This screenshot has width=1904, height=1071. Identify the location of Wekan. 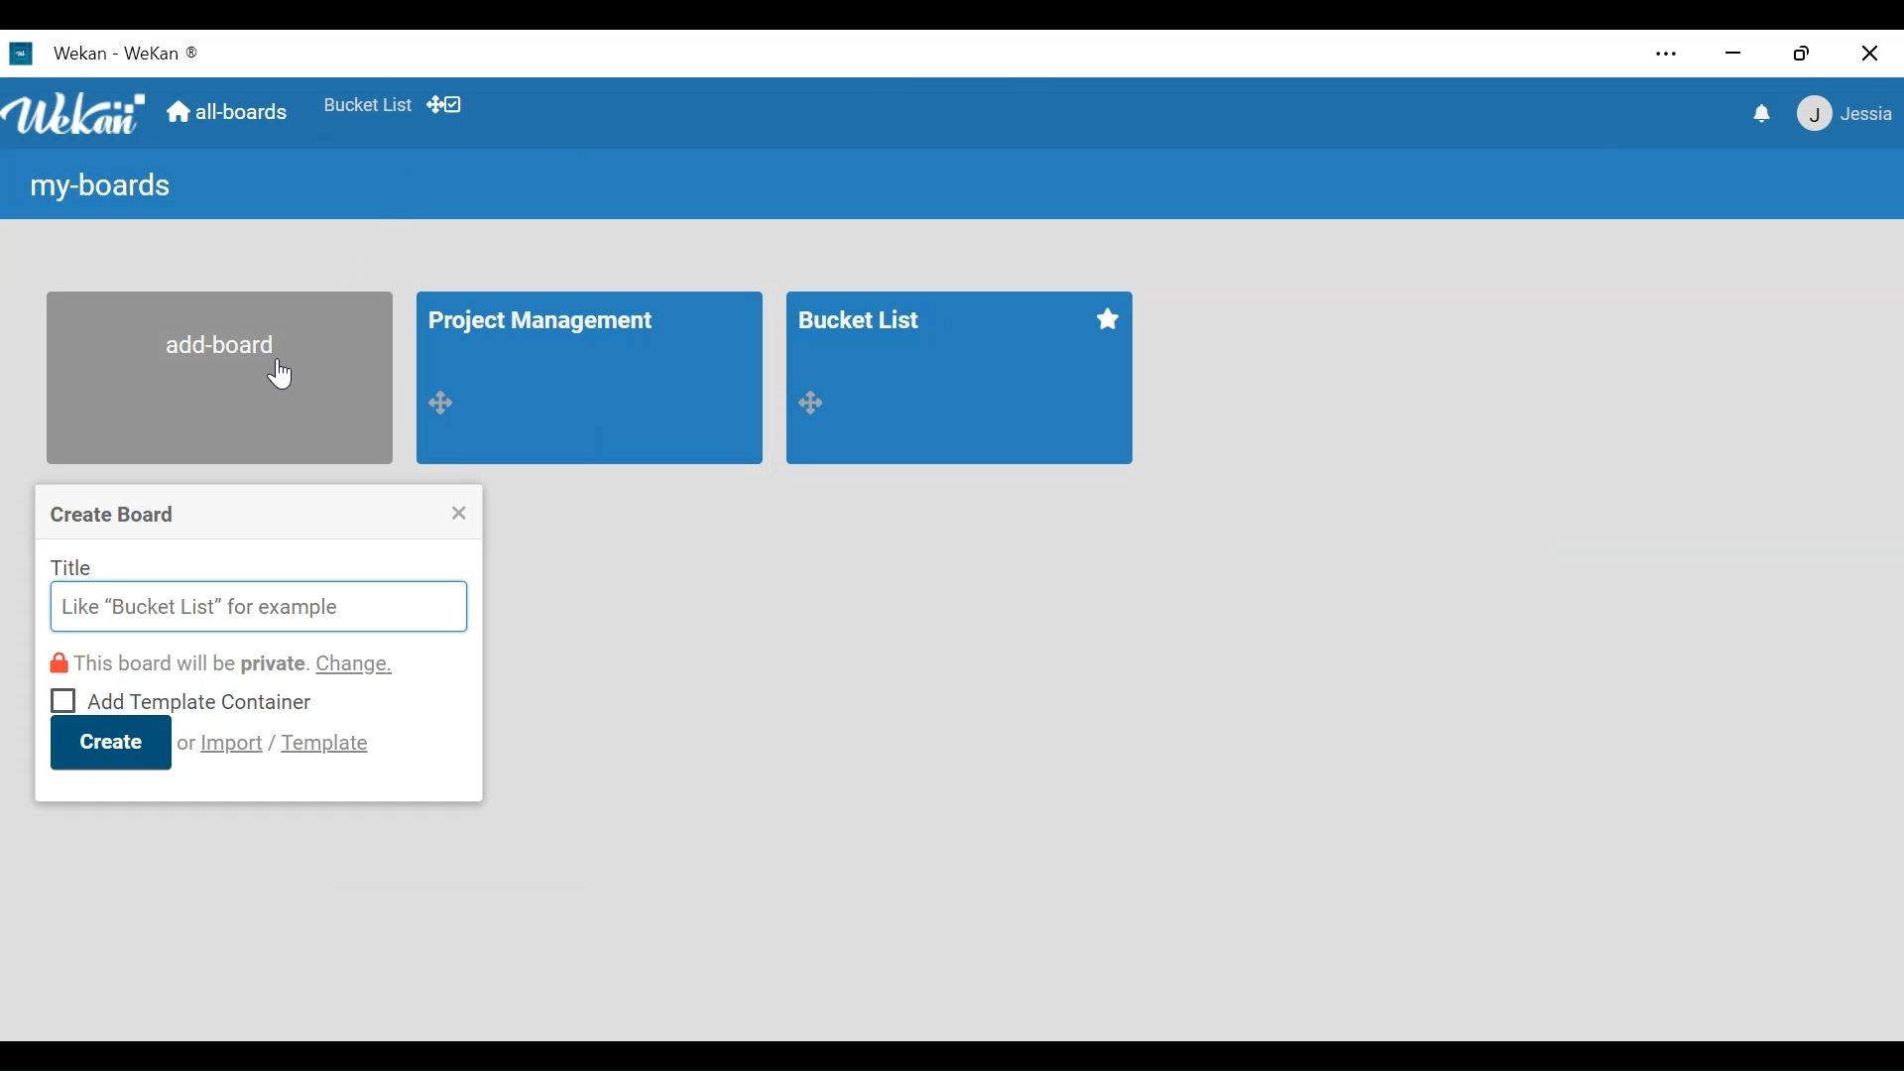
(163, 53).